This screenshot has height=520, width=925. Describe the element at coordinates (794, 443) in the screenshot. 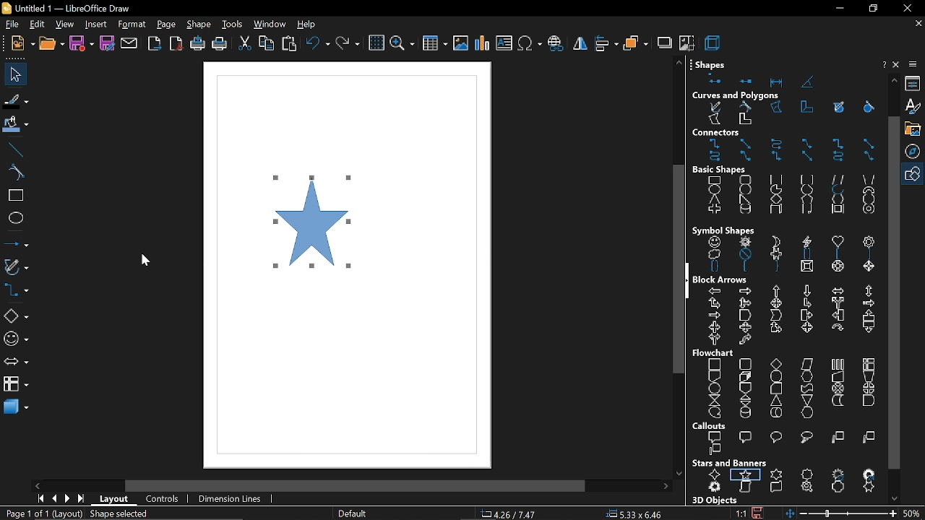

I see `callouts` at that location.